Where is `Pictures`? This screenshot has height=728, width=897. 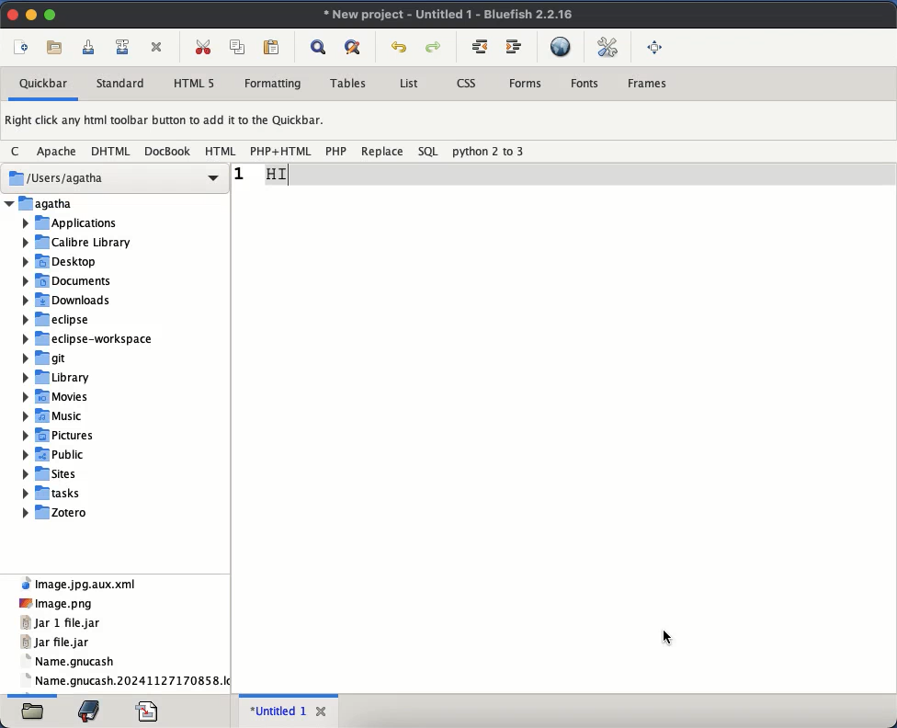
Pictures is located at coordinates (58, 435).